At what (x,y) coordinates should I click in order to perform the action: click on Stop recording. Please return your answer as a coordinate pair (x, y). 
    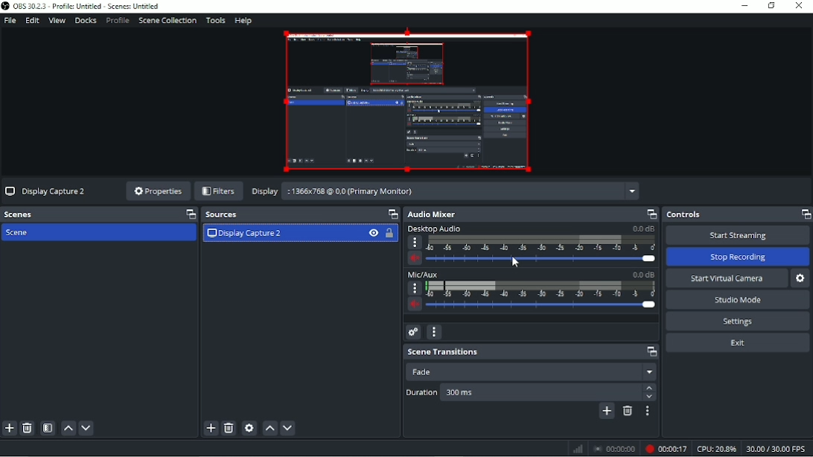
    Looking at the image, I should click on (737, 257).